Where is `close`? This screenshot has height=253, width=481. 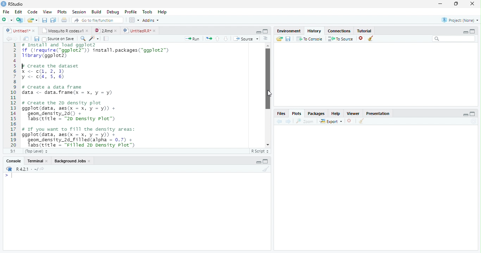 close is located at coordinates (361, 39).